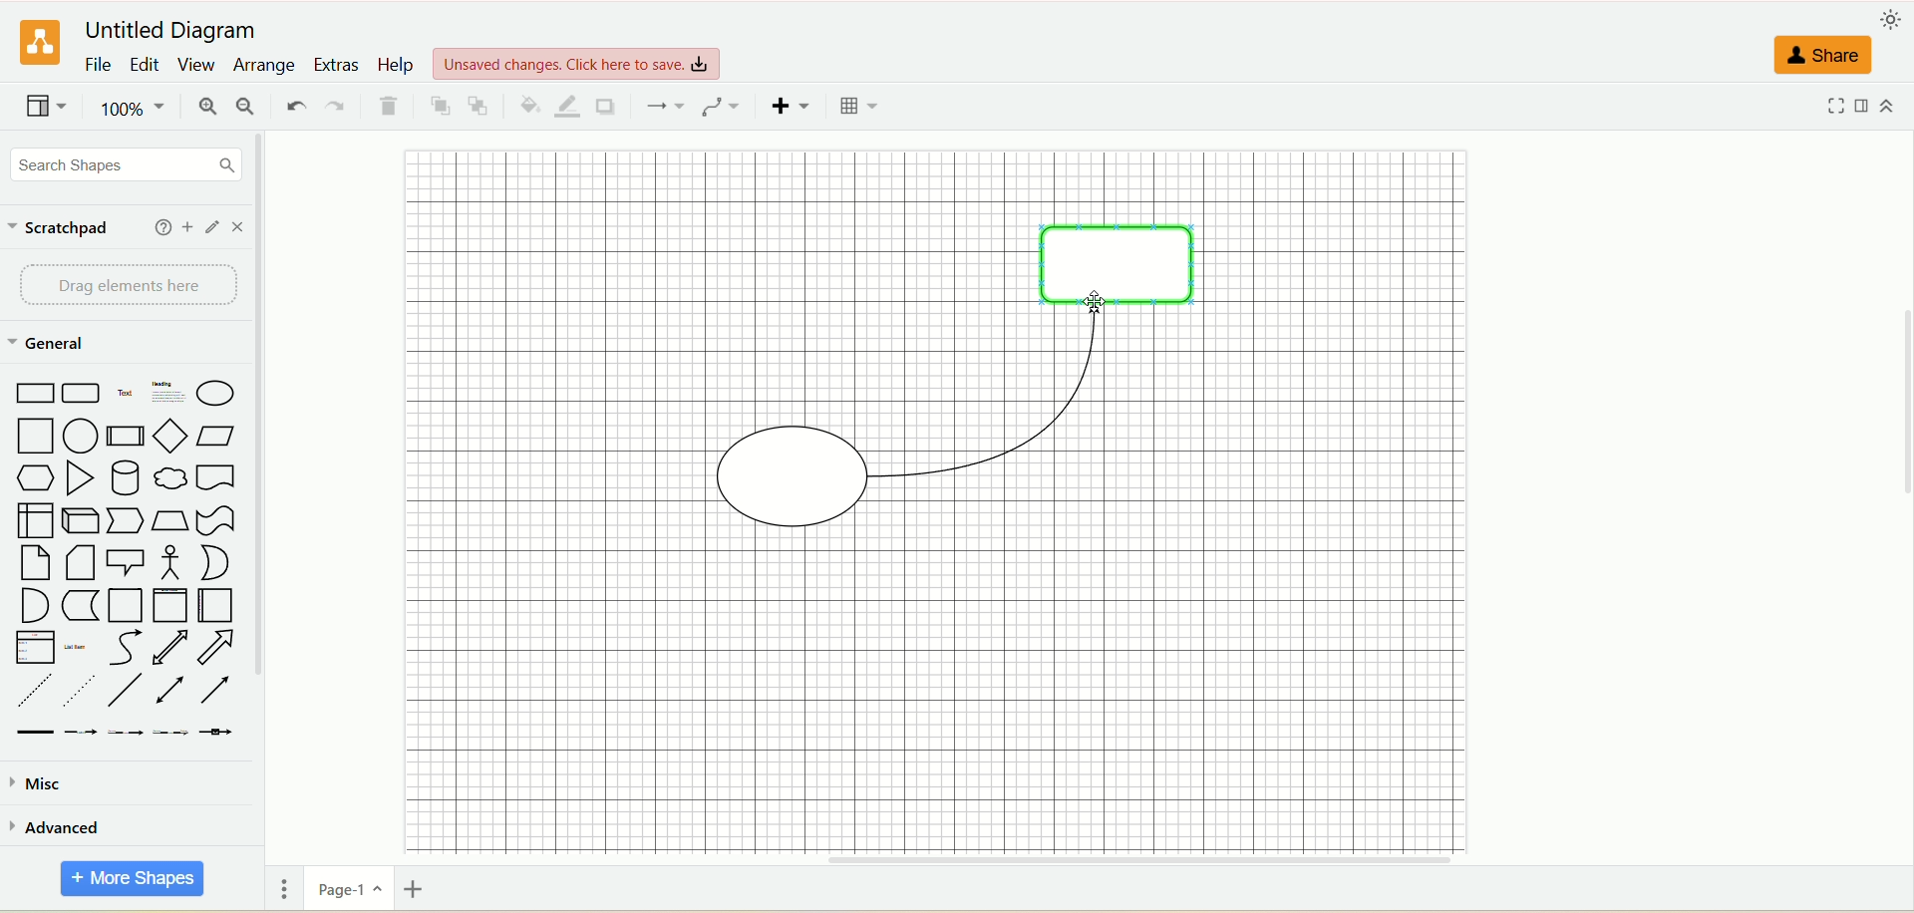 The image size is (1914, 913). What do you see at coordinates (213, 227) in the screenshot?
I see `edit` at bounding box center [213, 227].